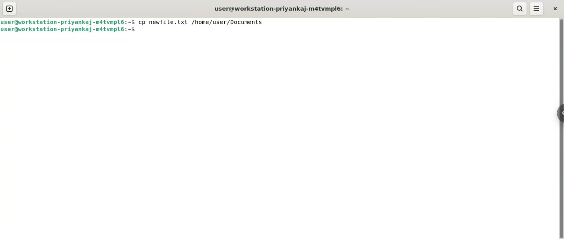 The height and width of the screenshot is (239, 564). Describe the element at coordinates (69, 30) in the screenshot. I see `user@workstation-priyankaj-m4atvmpl6:~$` at that location.